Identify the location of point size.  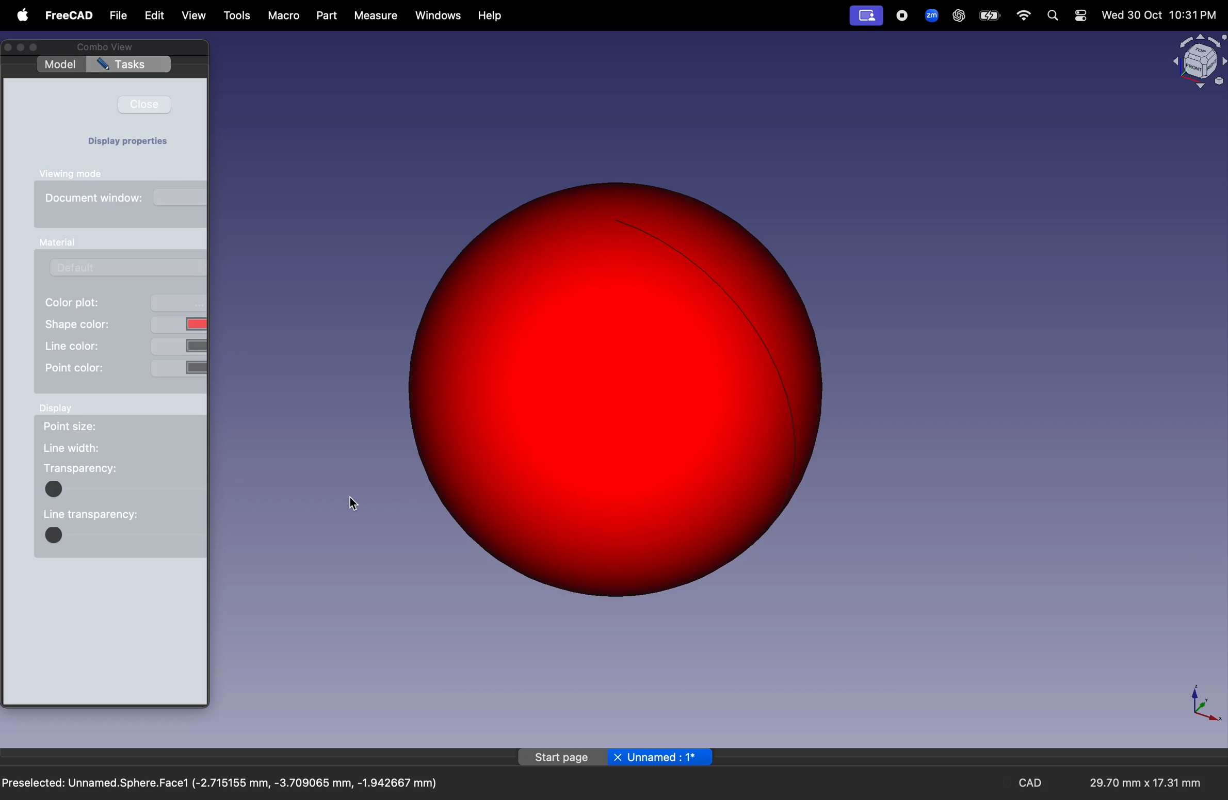
(77, 426).